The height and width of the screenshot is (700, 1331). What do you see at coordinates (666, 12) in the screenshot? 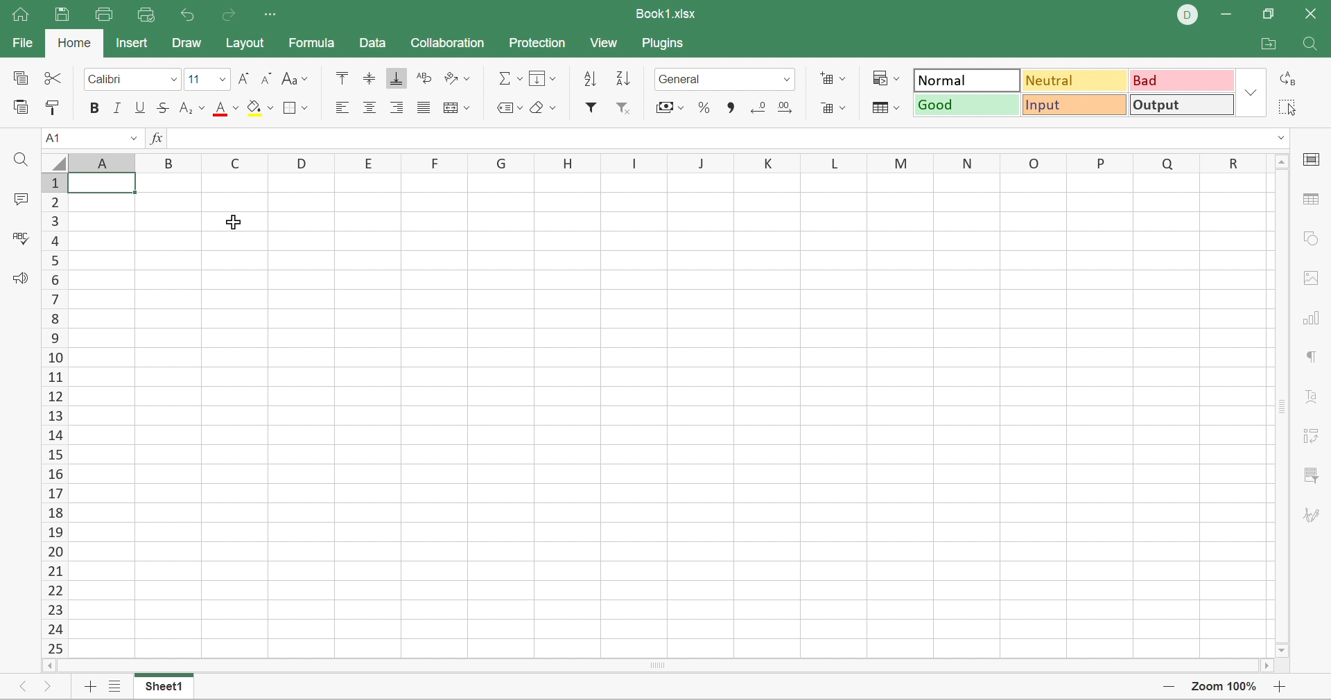
I see `Book1.xlsx` at bounding box center [666, 12].